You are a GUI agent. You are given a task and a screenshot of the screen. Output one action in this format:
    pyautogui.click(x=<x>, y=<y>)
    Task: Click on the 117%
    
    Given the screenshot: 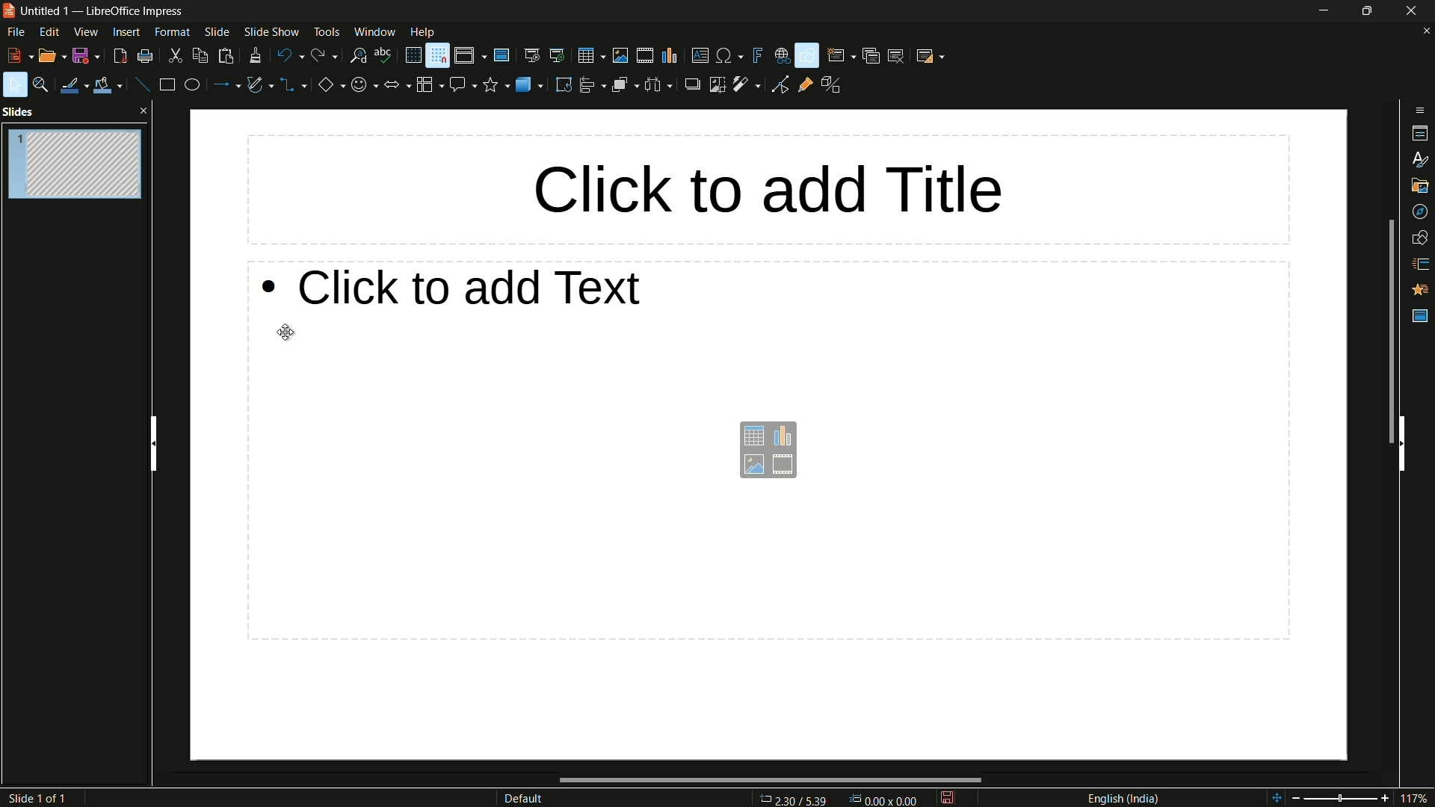 What is the action you would take?
    pyautogui.click(x=1416, y=798)
    